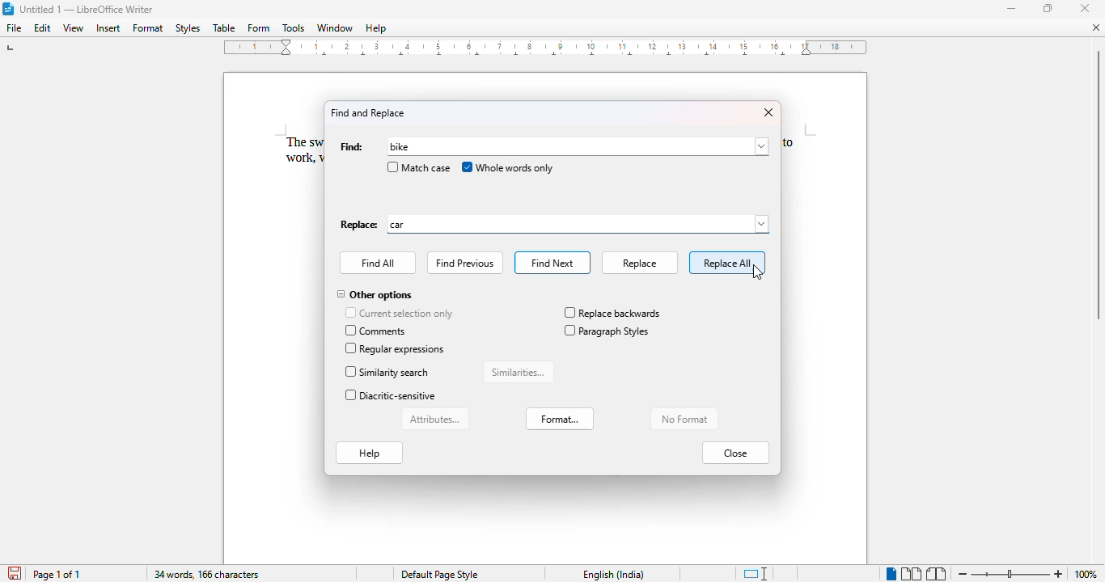 The width and height of the screenshot is (1105, 582). What do you see at coordinates (334, 28) in the screenshot?
I see `window` at bounding box center [334, 28].